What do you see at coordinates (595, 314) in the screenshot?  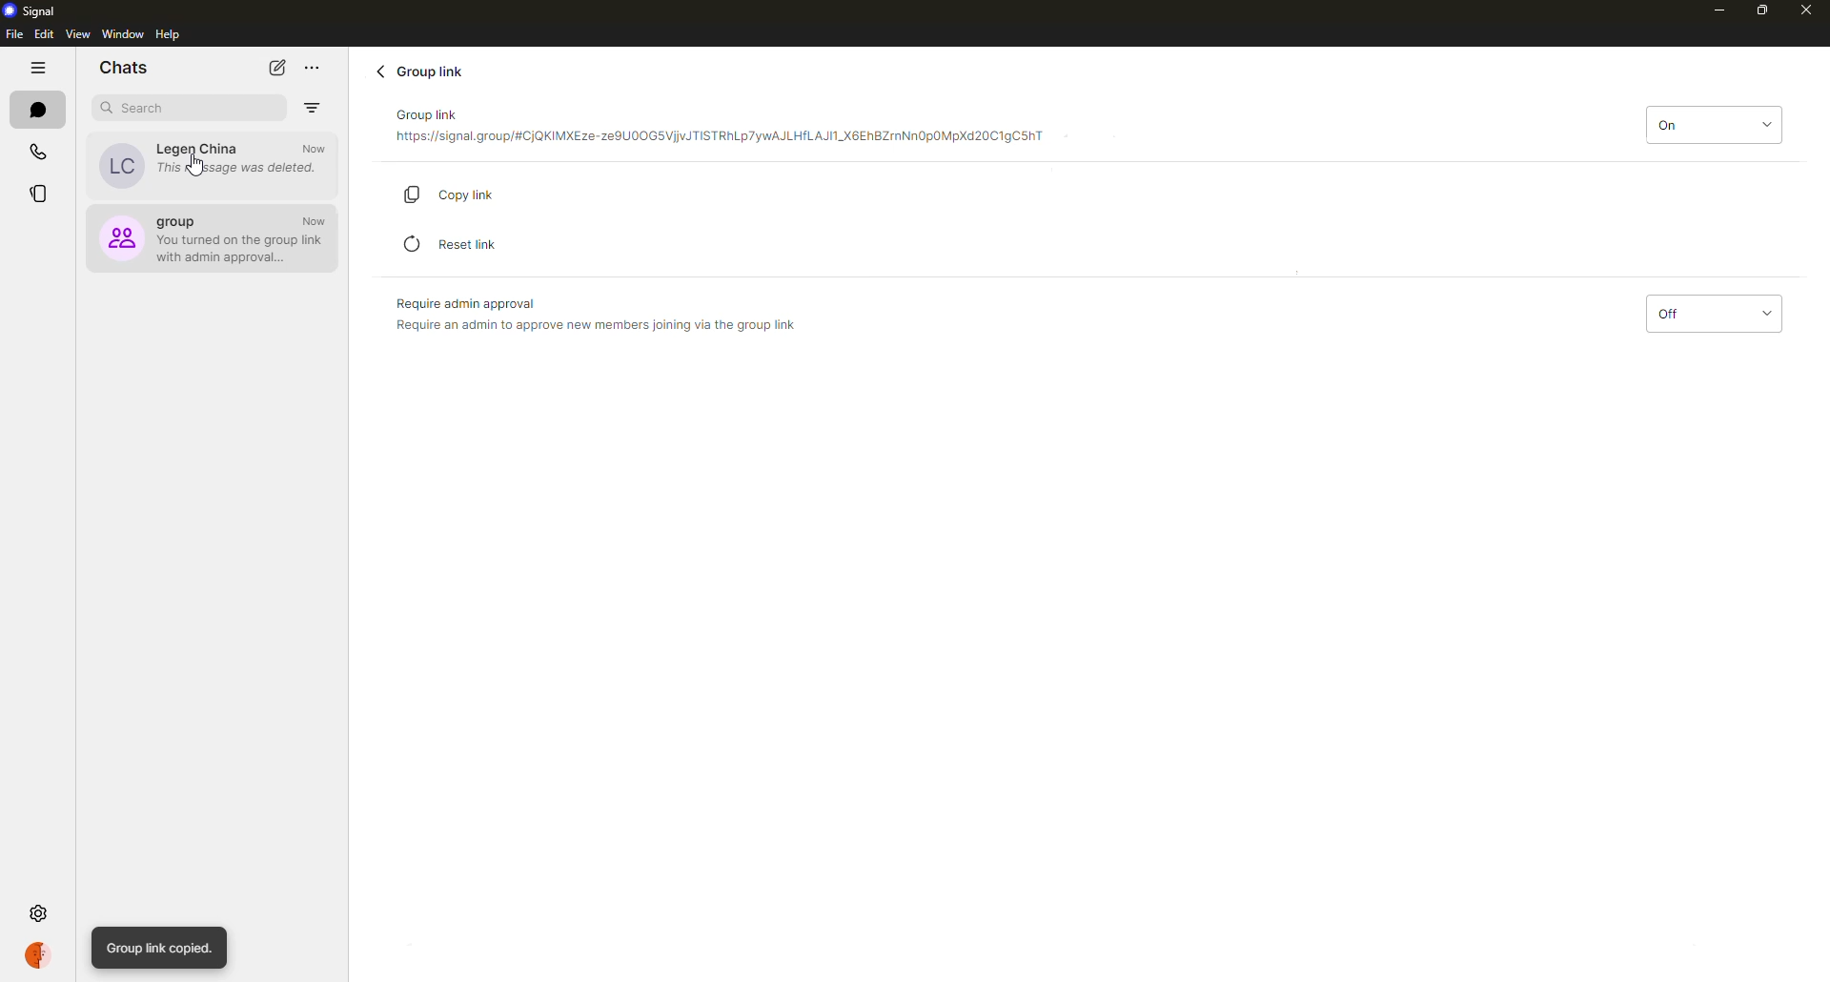 I see `require admin approval` at bounding box center [595, 314].